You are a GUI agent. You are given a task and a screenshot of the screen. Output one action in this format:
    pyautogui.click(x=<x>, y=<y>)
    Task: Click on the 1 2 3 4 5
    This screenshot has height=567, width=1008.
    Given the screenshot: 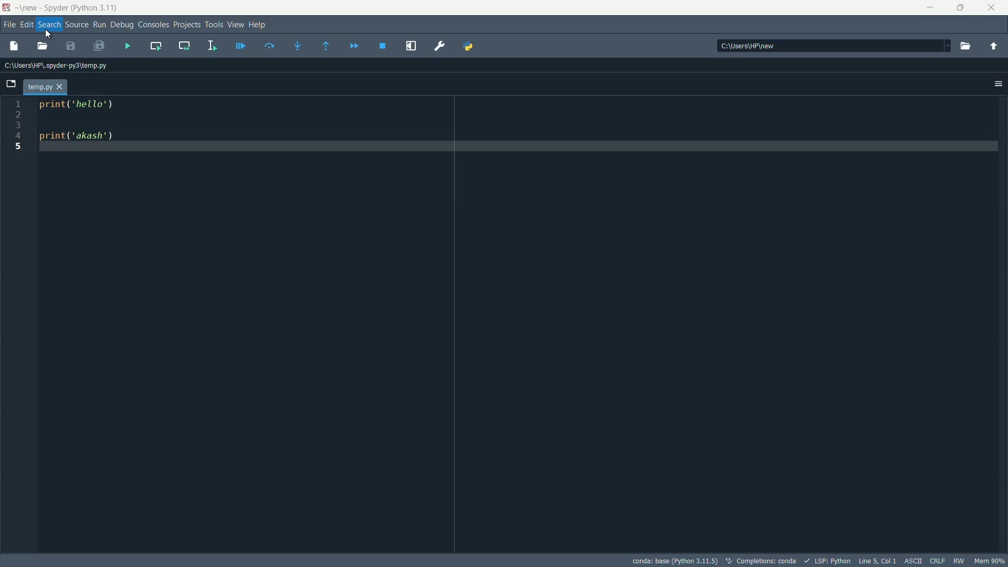 What is the action you would take?
    pyautogui.click(x=18, y=129)
    